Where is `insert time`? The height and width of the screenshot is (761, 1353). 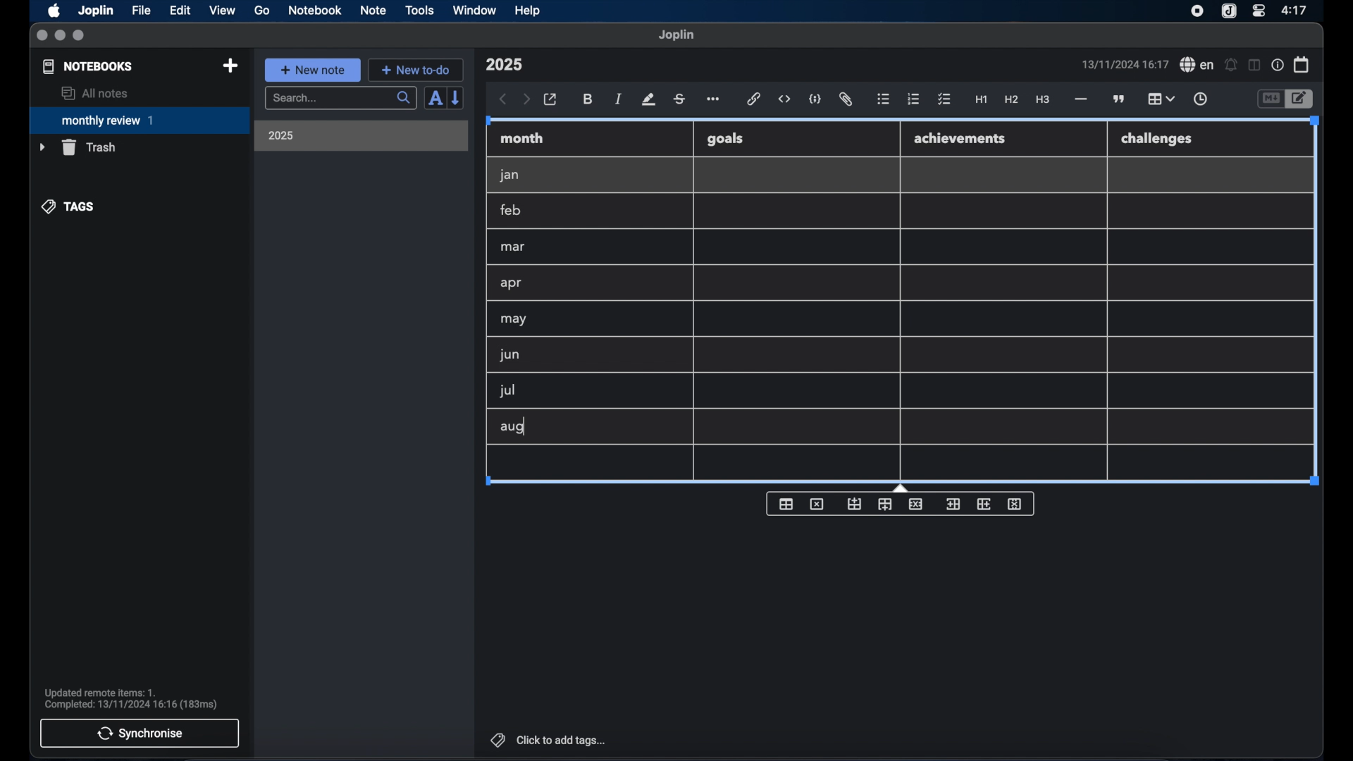 insert time is located at coordinates (1200, 99).